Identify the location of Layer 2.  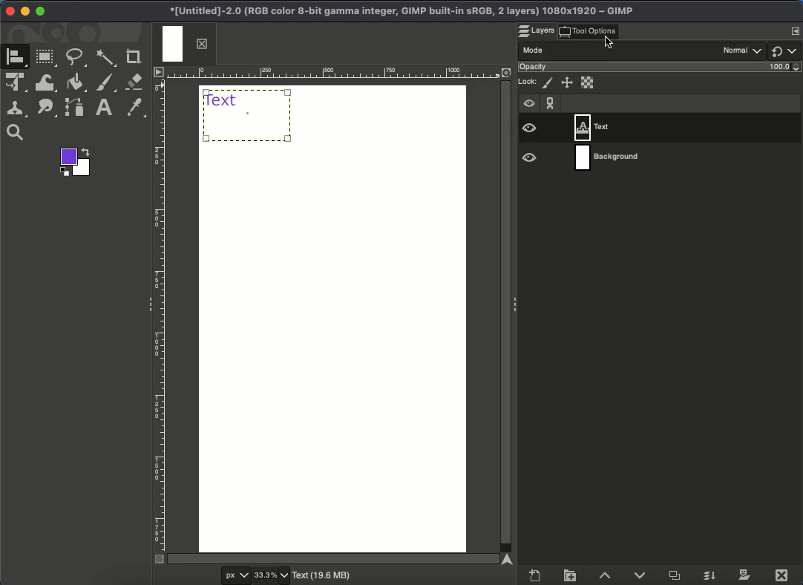
(688, 157).